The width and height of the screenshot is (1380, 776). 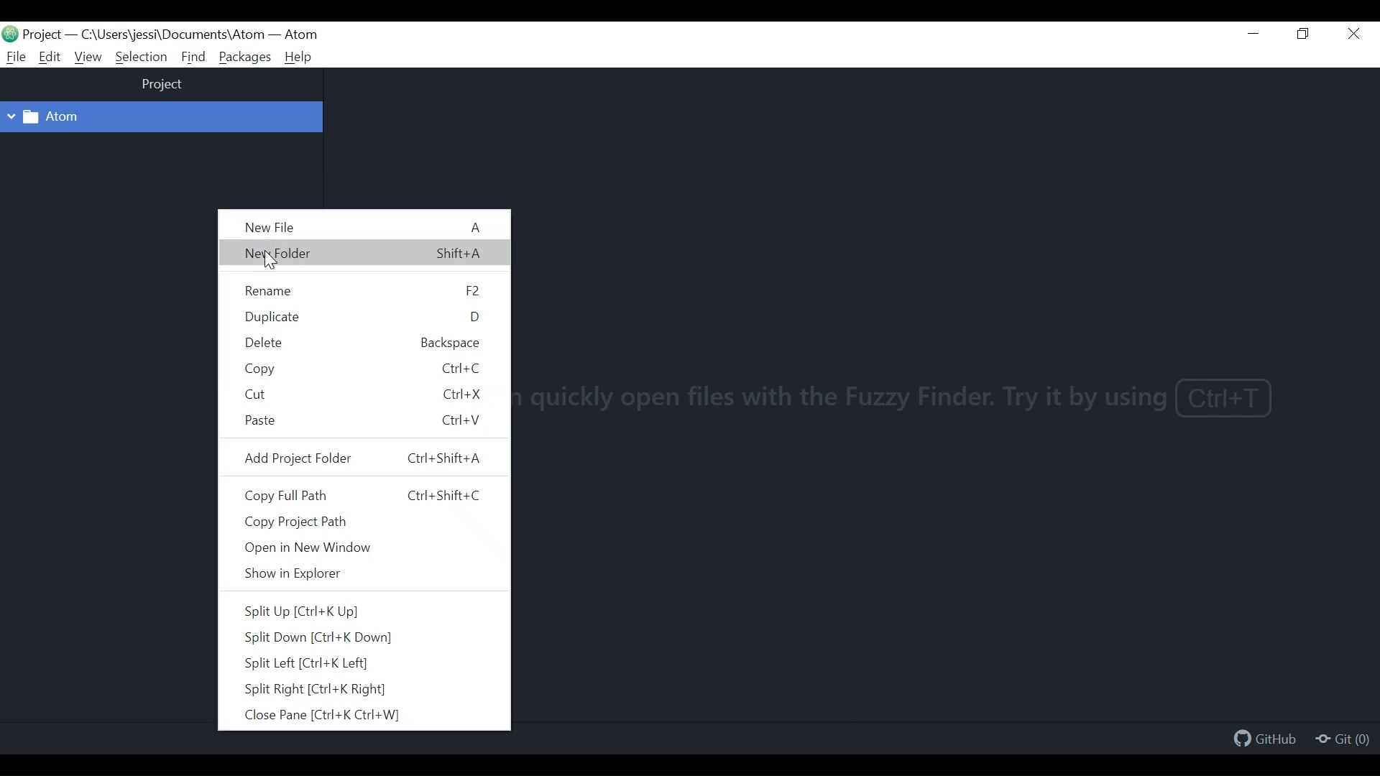 I want to click on Ctrl+X, so click(x=461, y=394).